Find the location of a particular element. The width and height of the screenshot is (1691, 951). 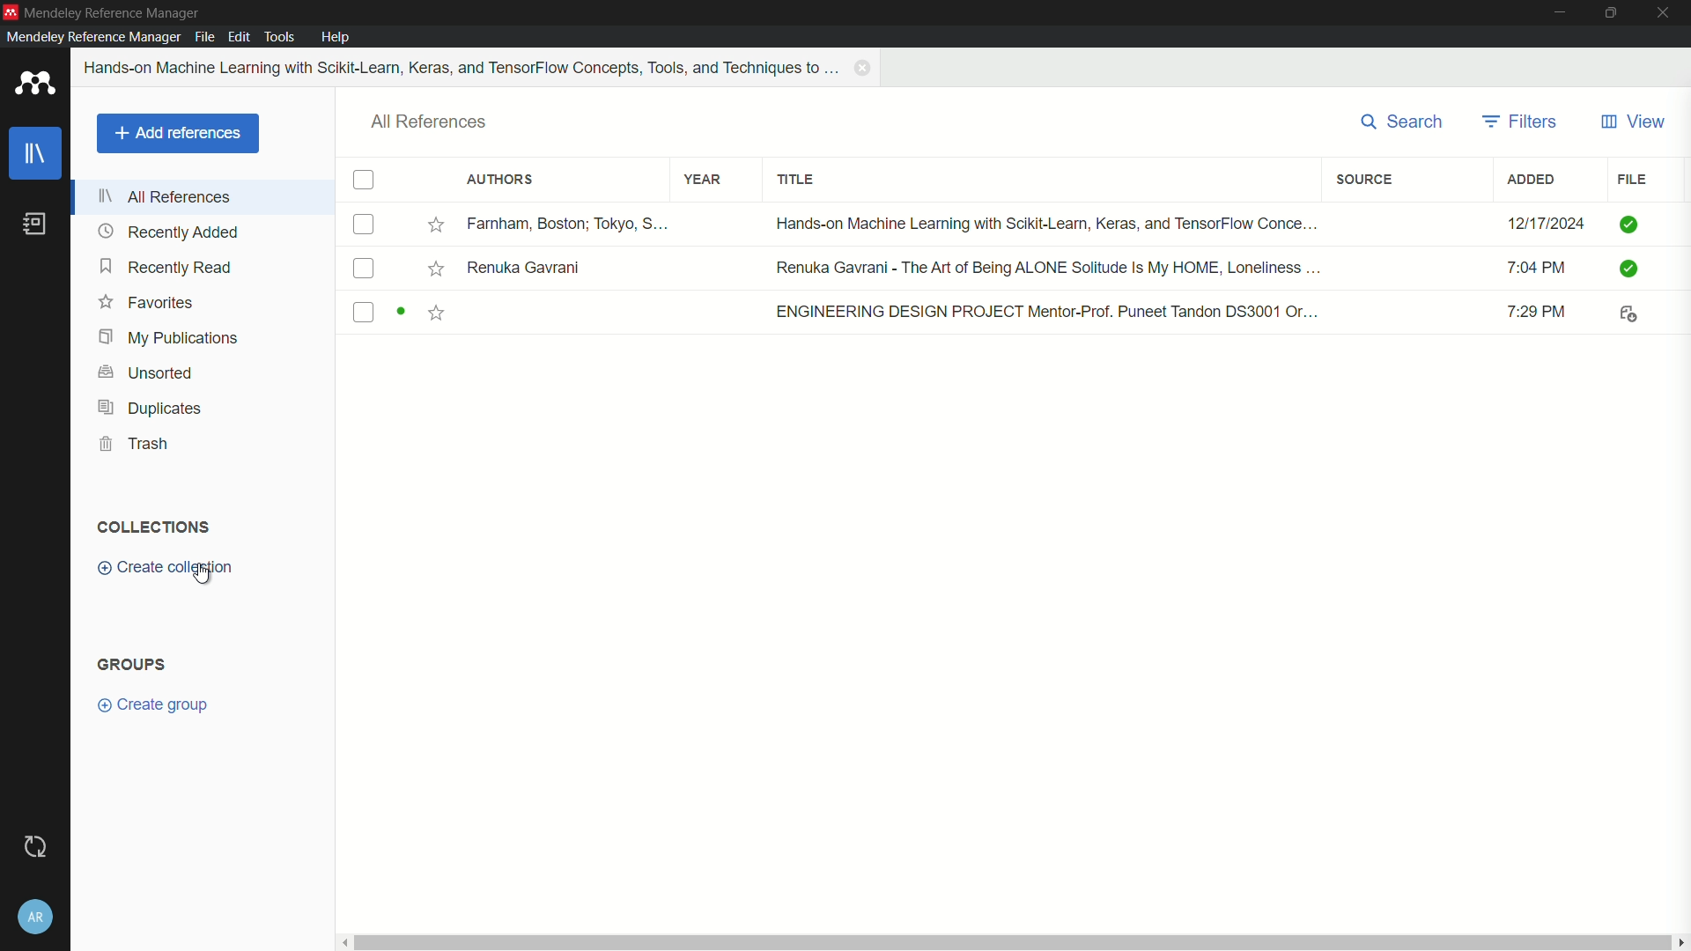

added is located at coordinates (1532, 180).